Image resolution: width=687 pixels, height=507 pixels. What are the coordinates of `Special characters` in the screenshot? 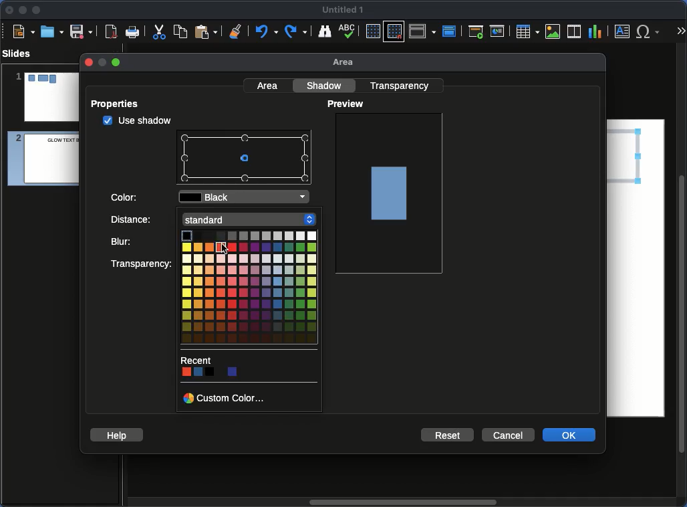 It's located at (651, 31).